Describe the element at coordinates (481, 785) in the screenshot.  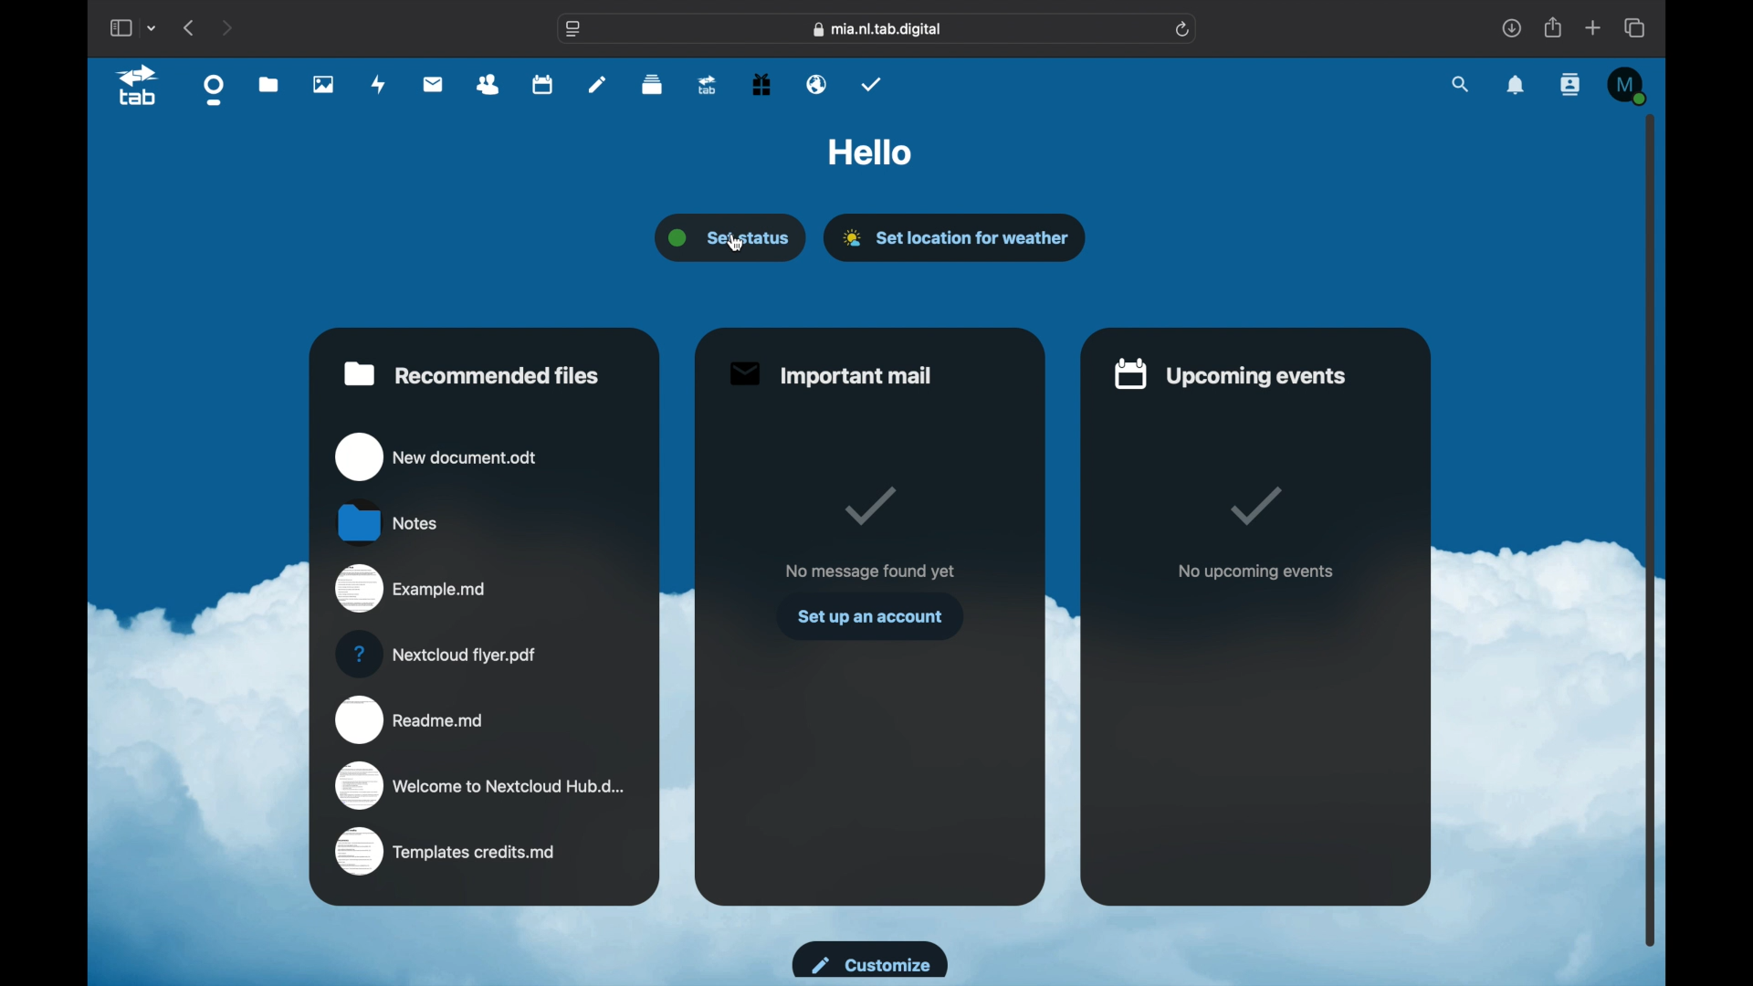
I see `welcome` at that location.